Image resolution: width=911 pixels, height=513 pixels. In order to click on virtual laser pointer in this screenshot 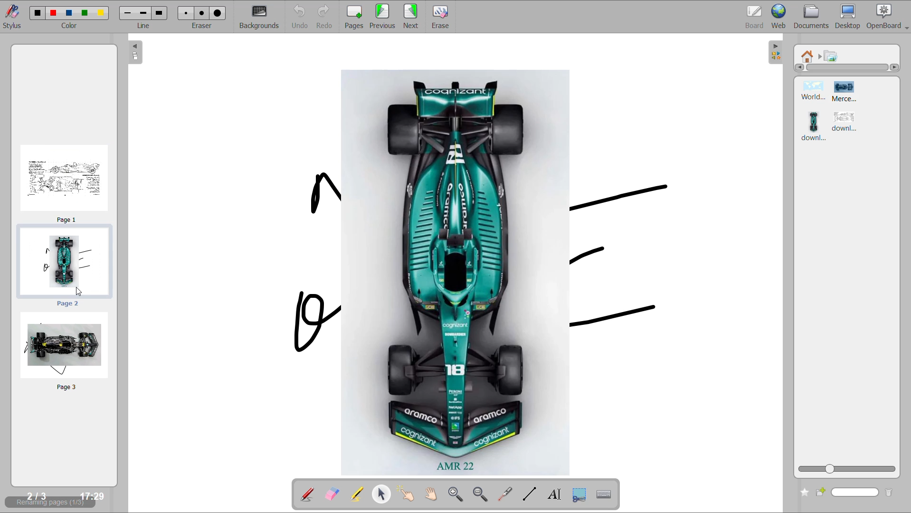, I will do `click(505, 494)`.